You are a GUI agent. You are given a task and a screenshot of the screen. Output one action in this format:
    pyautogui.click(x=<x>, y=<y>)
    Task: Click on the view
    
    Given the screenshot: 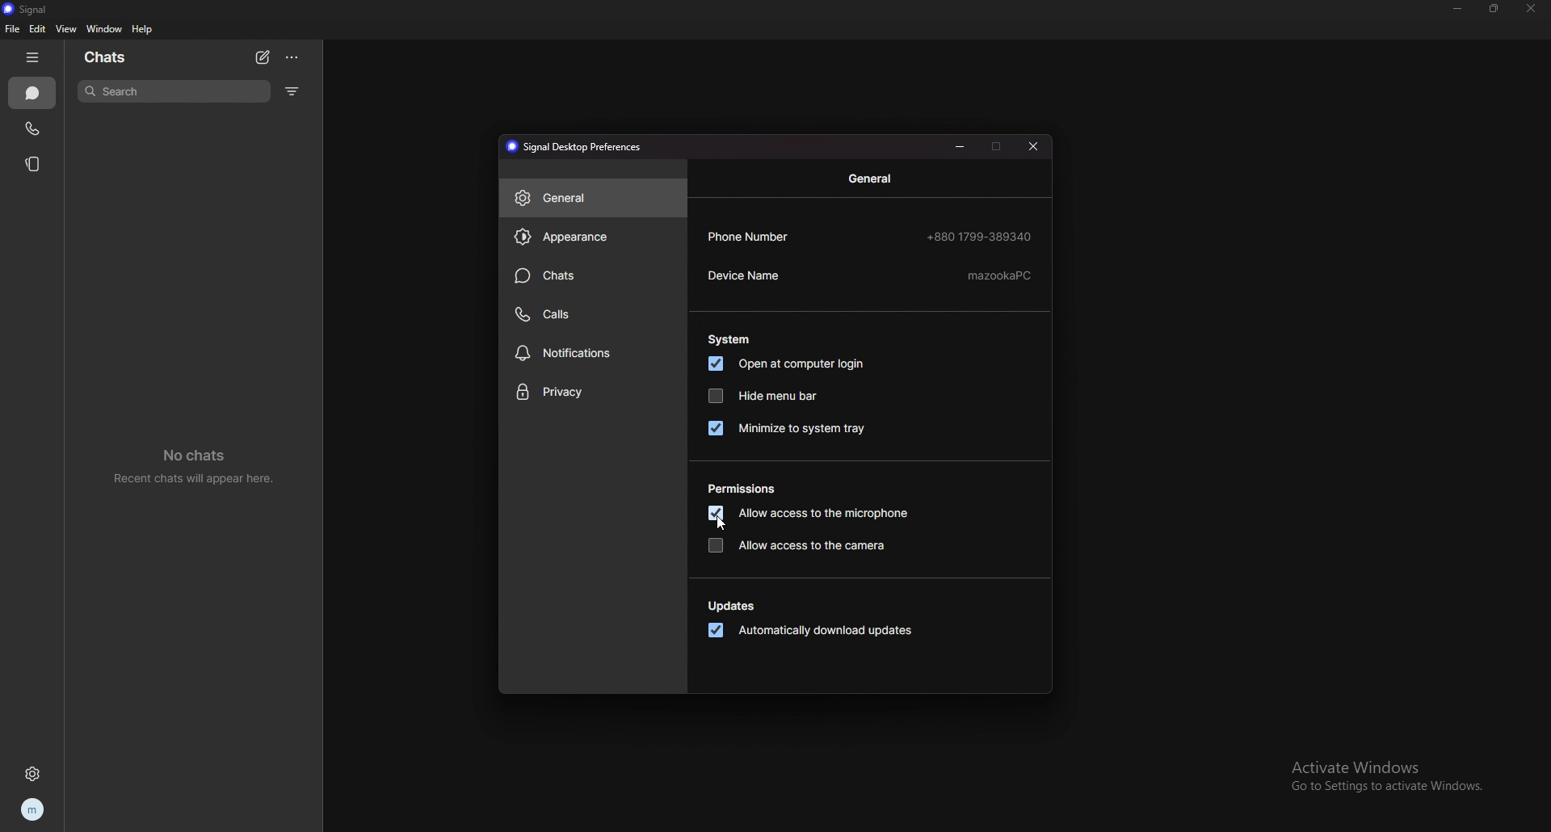 What is the action you would take?
    pyautogui.click(x=65, y=29)
    